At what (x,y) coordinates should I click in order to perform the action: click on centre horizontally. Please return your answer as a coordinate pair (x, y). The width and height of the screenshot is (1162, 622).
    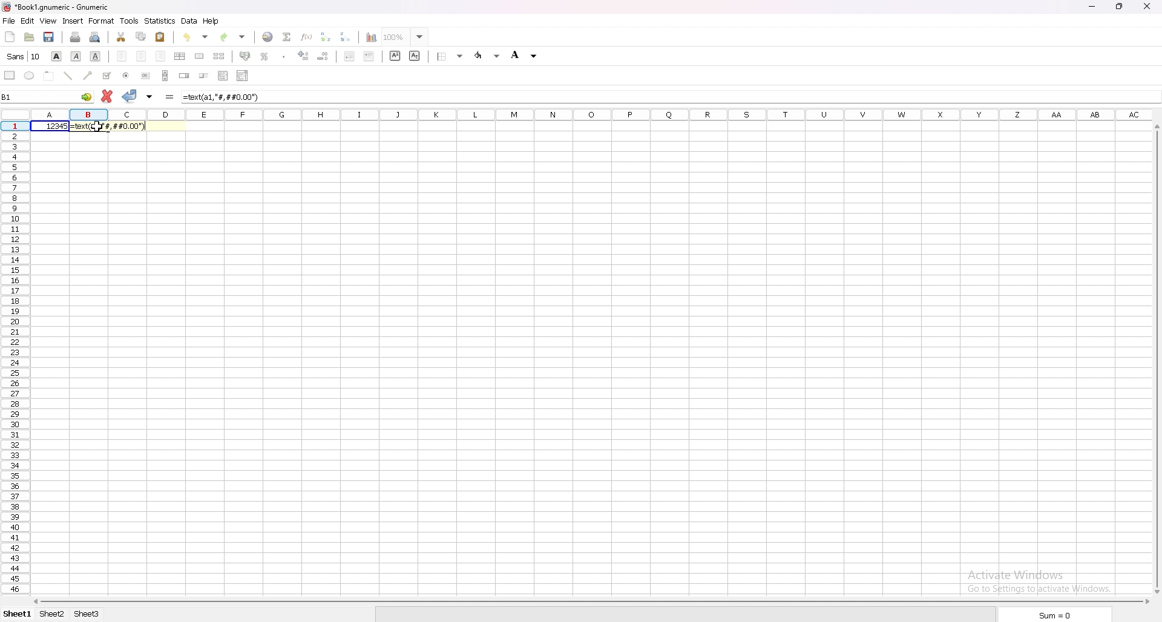
    Looking at the image, I should click on (180, 56).